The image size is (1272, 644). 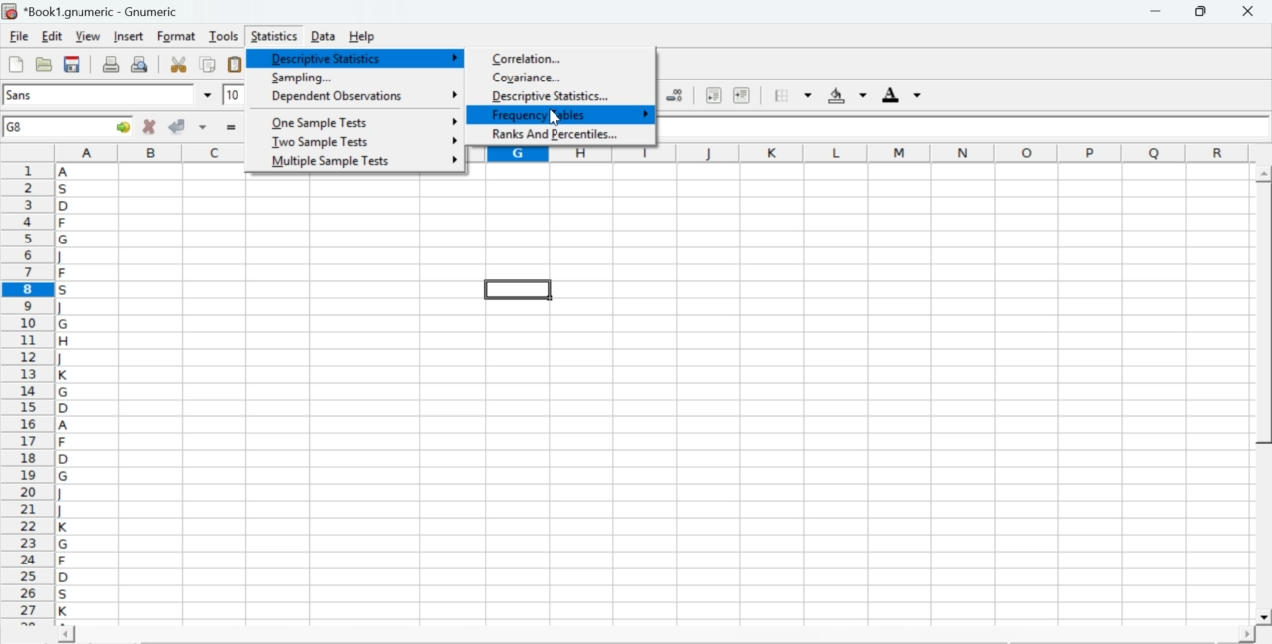 I want to click on application name, so click(x=93, y=9).